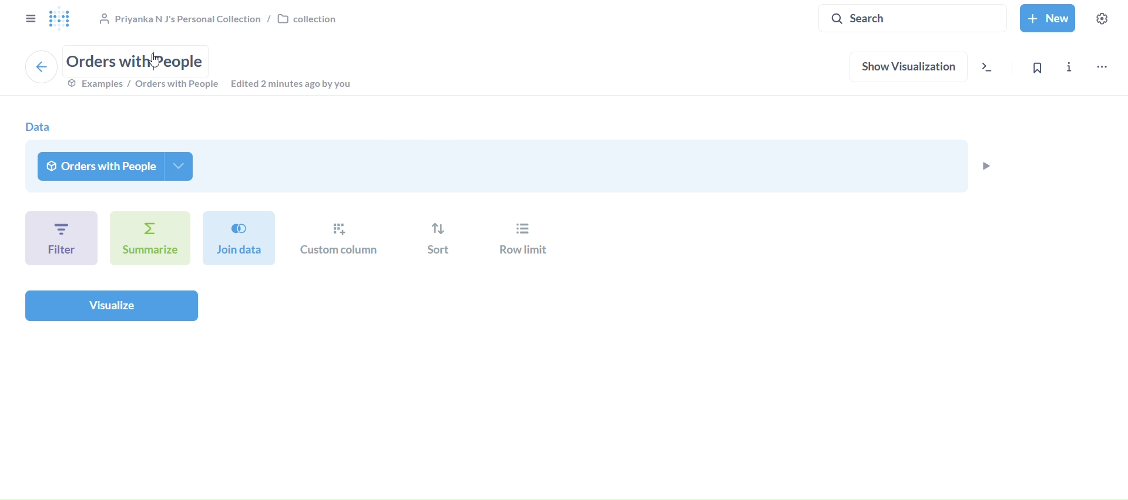 The width and height of the screenshot is (1128, 500). I want to click on sort, so click(438, 239).